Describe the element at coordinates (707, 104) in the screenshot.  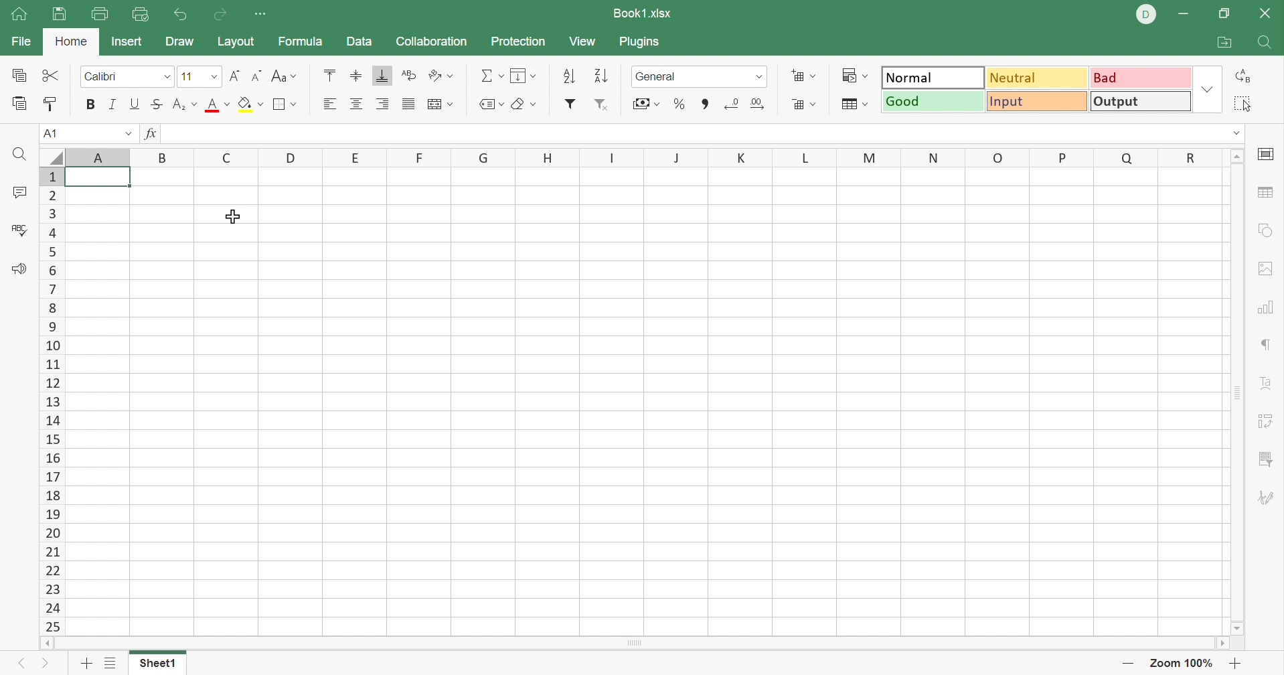
I see `Comma style` at that location.